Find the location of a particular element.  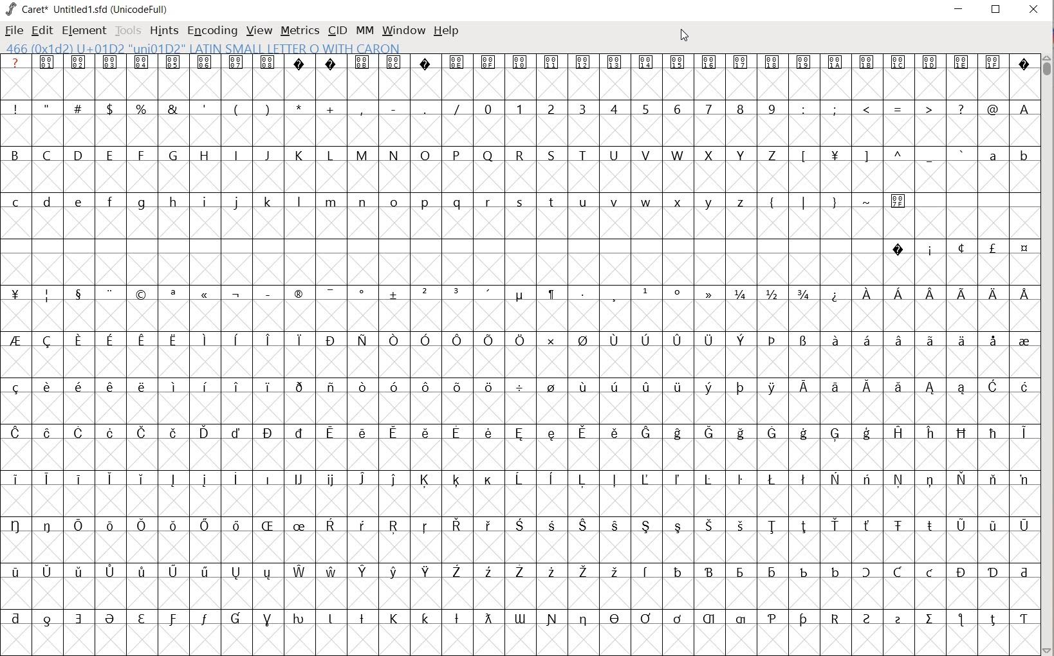

TOOLS is located at coordinates (128, 30).